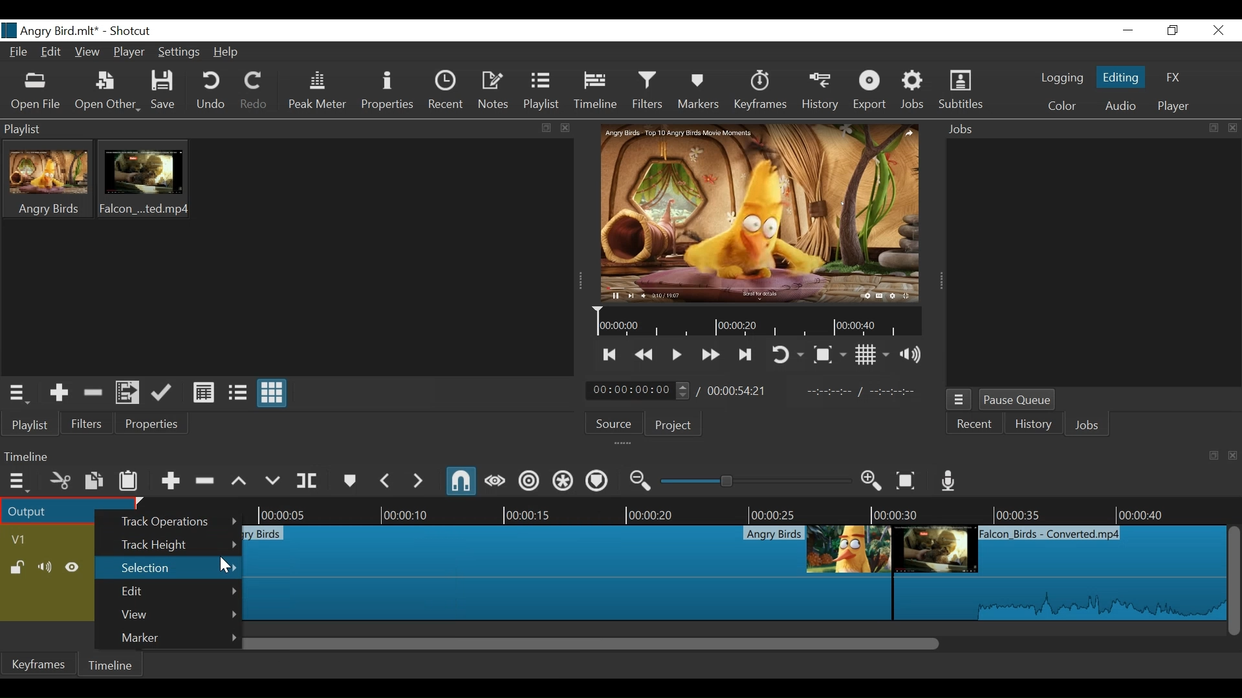 This screenshot has height=698, width=1242. What do you see at coordinates (16, 567) in the screenshot?
I see `(un)lock track` at bounding box center [16, 567].